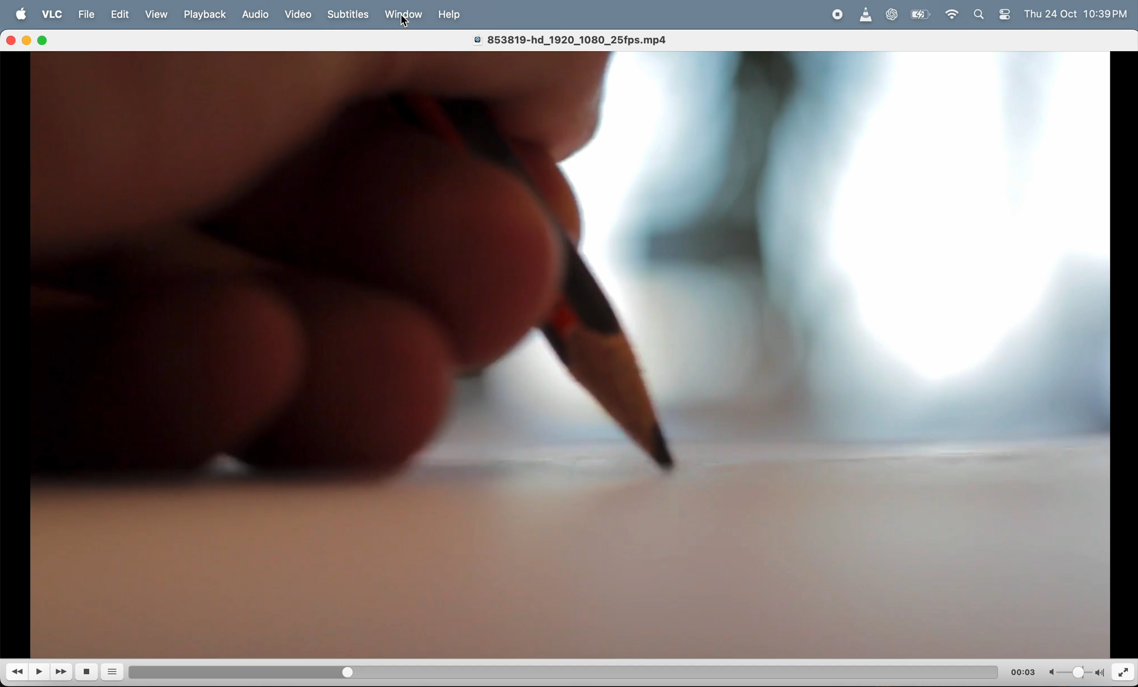 The width and height of the screenshot is (1138, 687). I want to click on vlc icon, so click(866, 15).